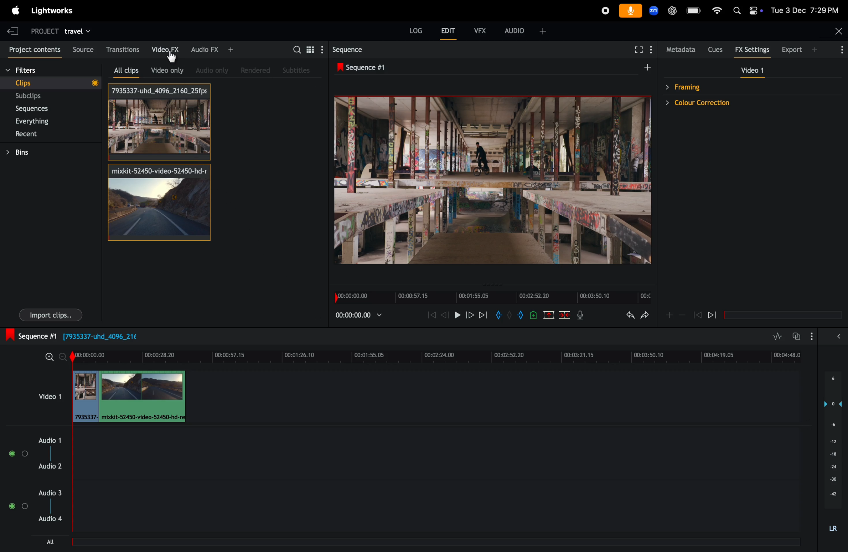 Image resolution: width=848 pixels, height=552 pixels. What do you see at coordinates (631, 11) in the screenshot?
I see `microphone` at bounding box center [631, 11].